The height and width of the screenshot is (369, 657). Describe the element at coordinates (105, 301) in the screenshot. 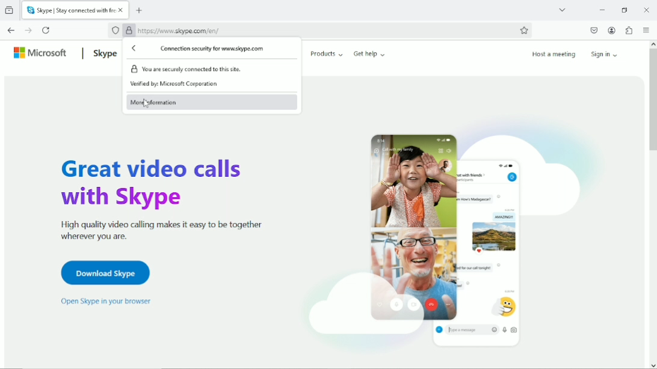

I see `open skype in your browser` at that location.